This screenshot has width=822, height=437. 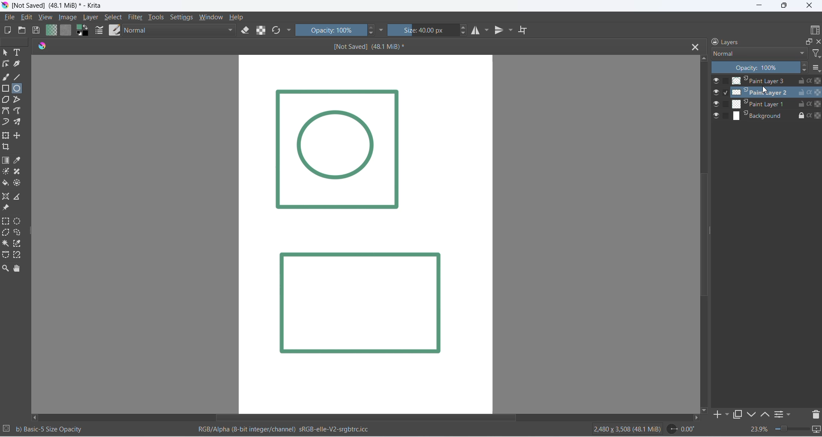 I want to click on refresh, so click(x=276, y=31).